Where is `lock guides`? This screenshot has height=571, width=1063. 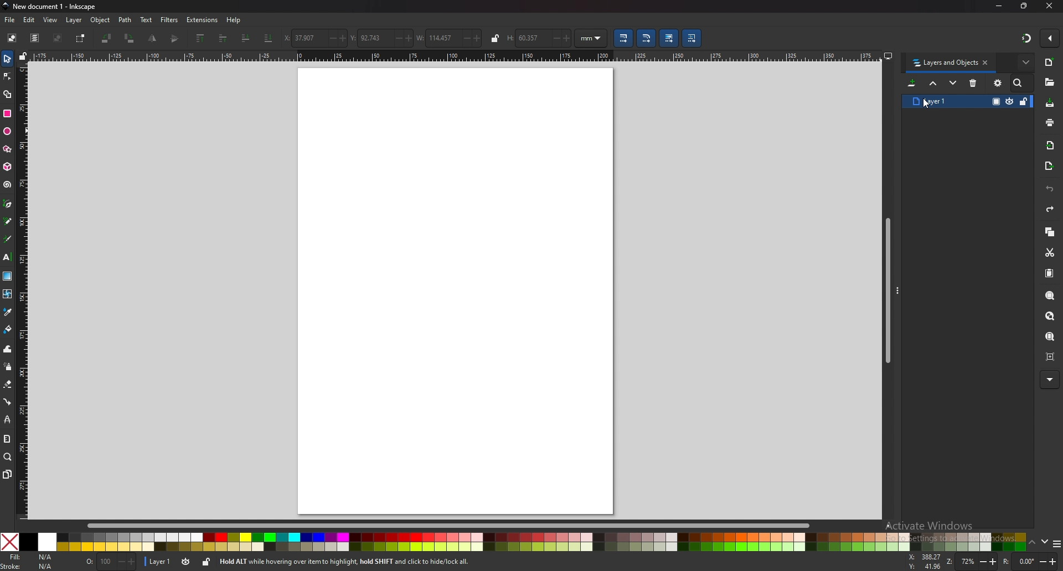 lock guides is located at coordinates (23, 55).